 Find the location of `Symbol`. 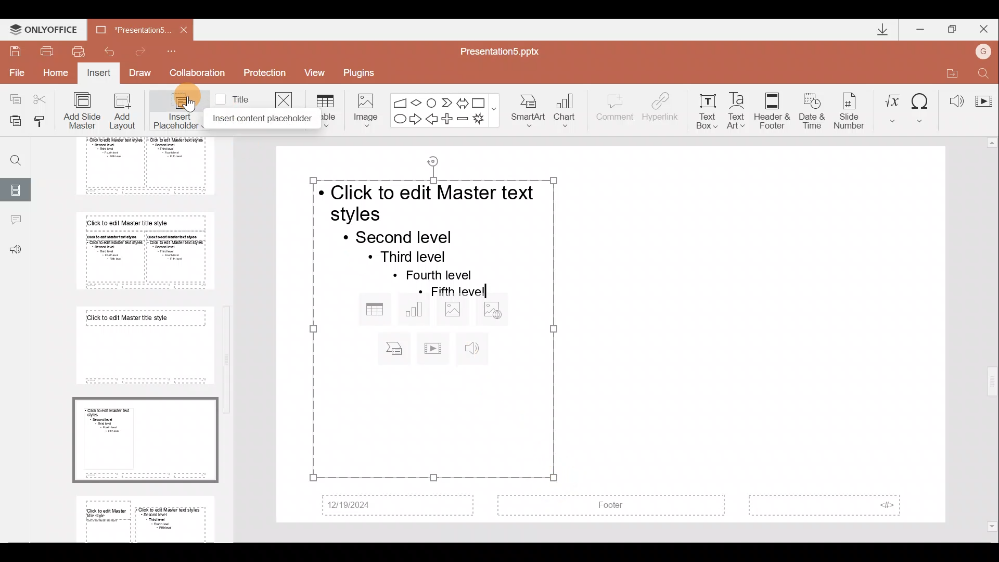

Symbol is located at coordinates (921, 107).